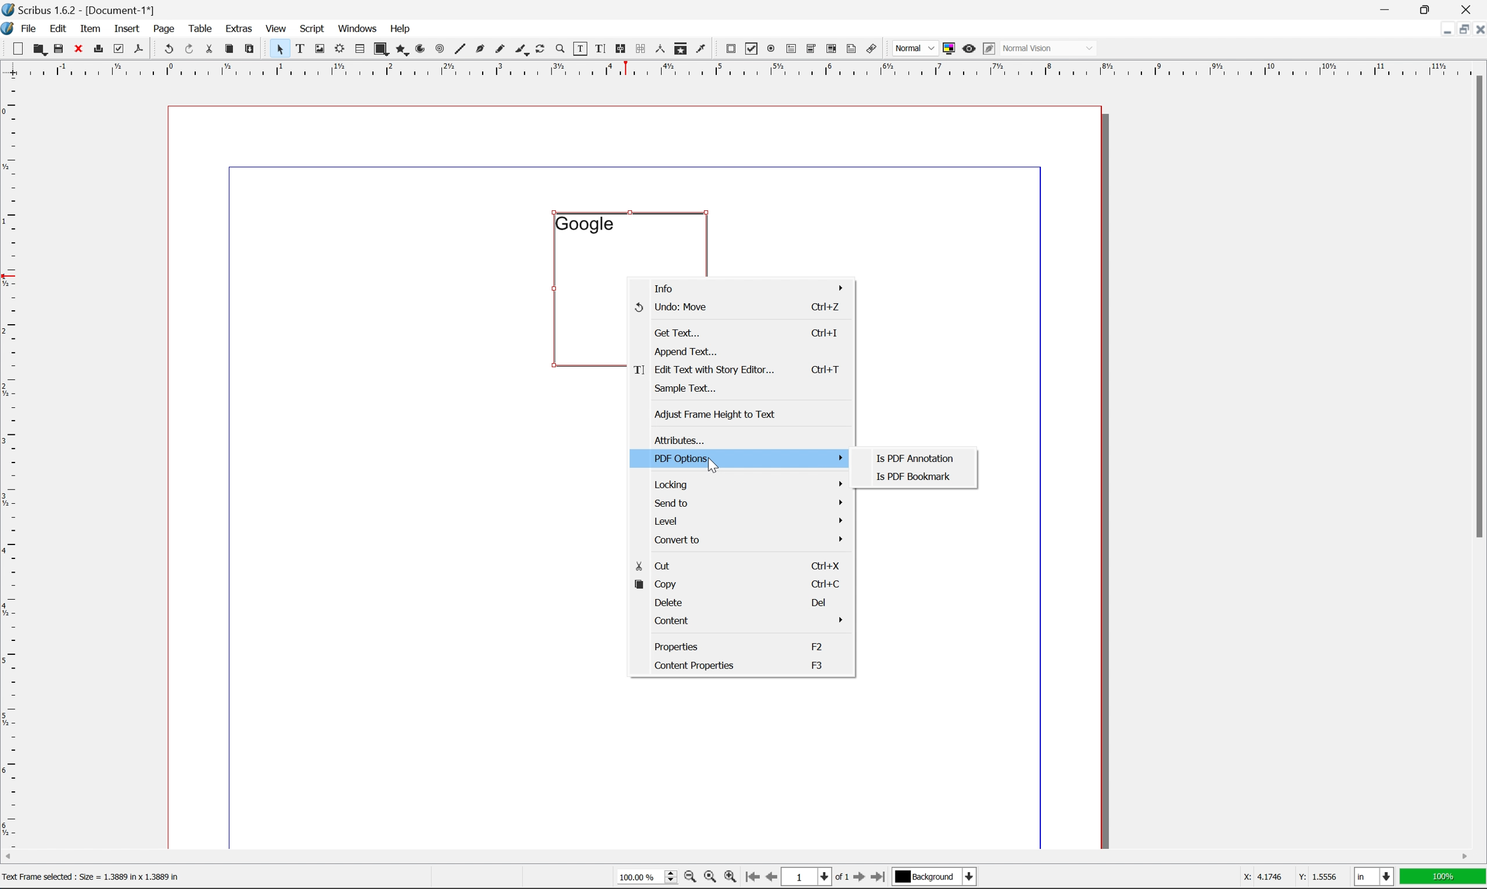 The image size is (1487, 889). What do you see at coordinates (647, 875) in the screenshot?
I see `select current zoom level` at bounding box center [647, 875].